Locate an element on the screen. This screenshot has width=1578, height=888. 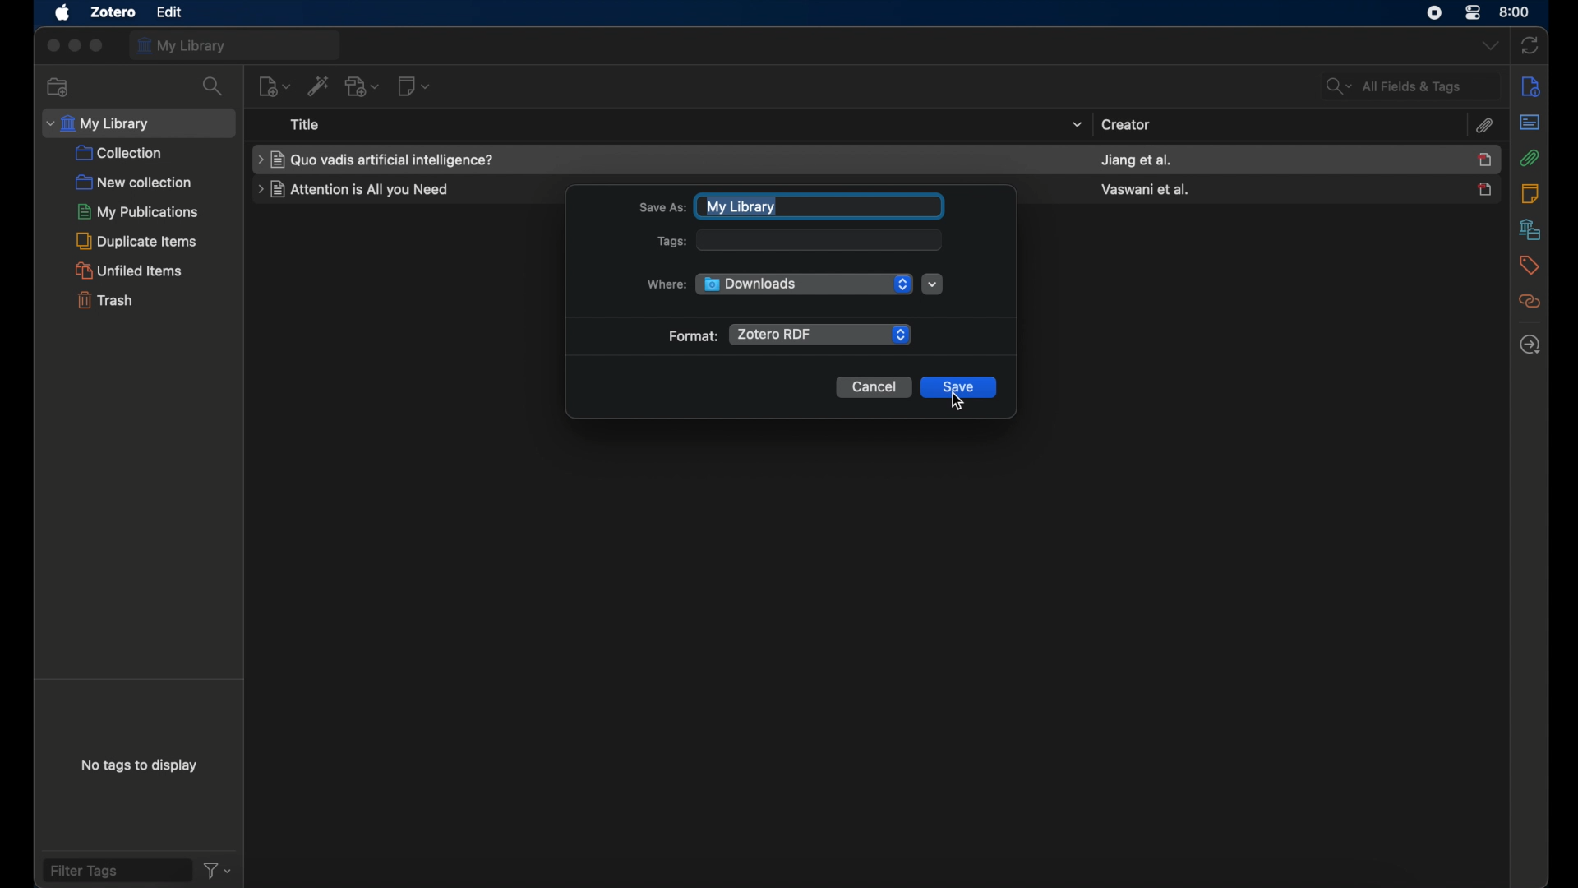
my publications is located at coordinates (139, 211).